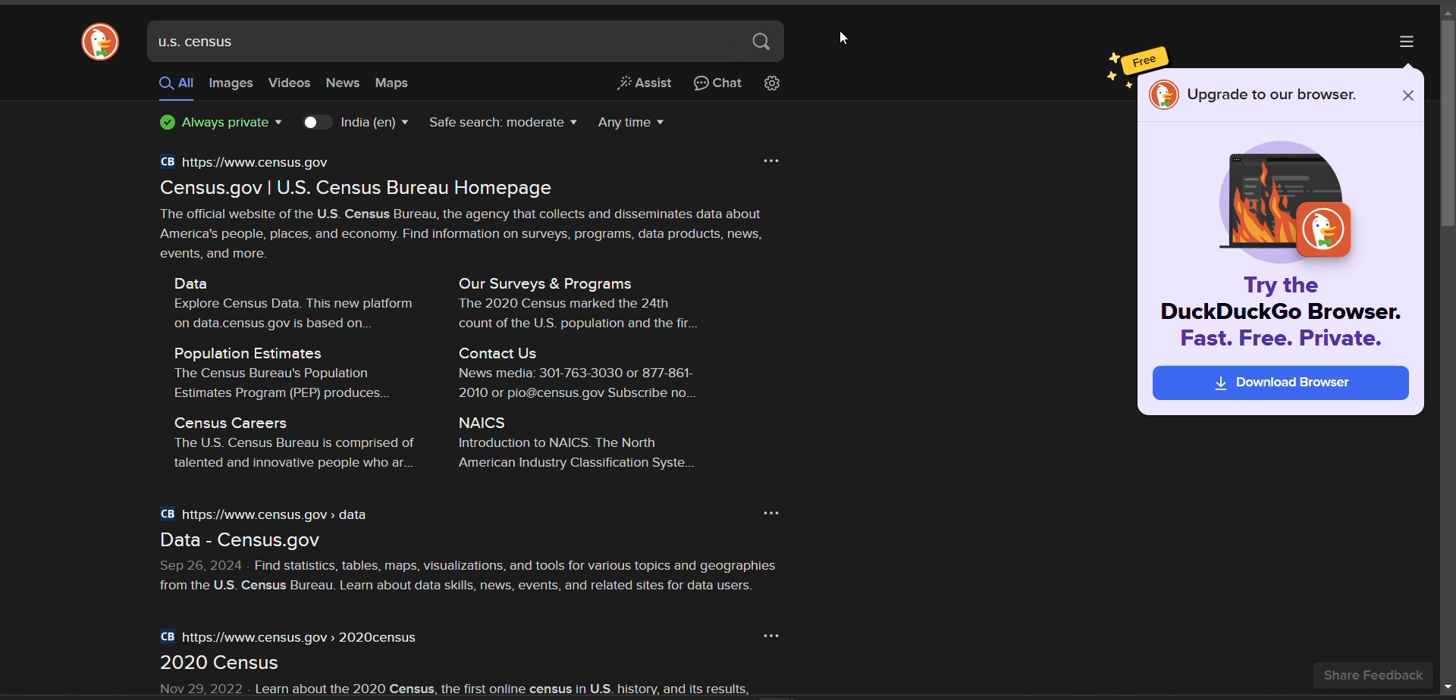  Describe the element at coordinates (401, 83) in the screenshot. I see `maps` at that location.